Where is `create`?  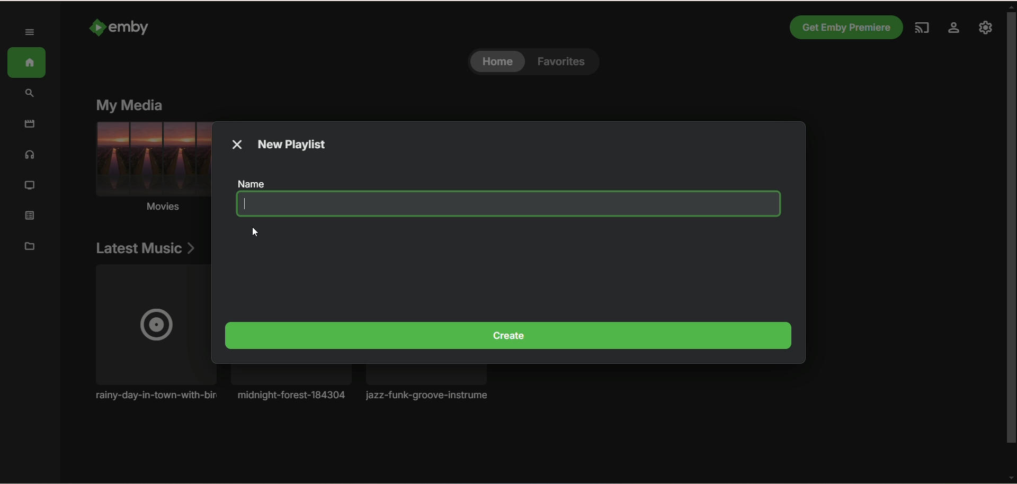 create is located at coordinates (509, 335).